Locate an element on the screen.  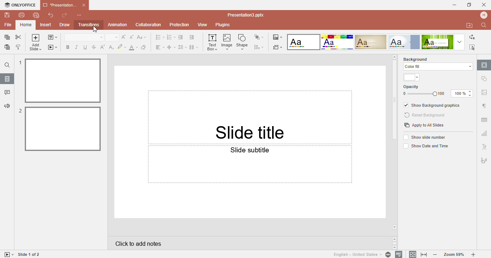
Change slide layout is located at coordinates (50, 38).